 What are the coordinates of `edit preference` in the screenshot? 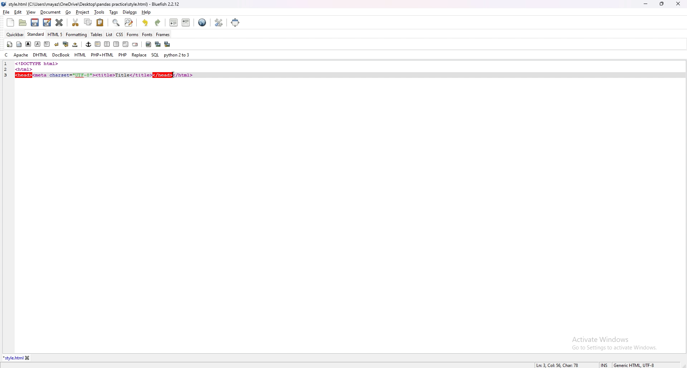 It's located at (218, 22).